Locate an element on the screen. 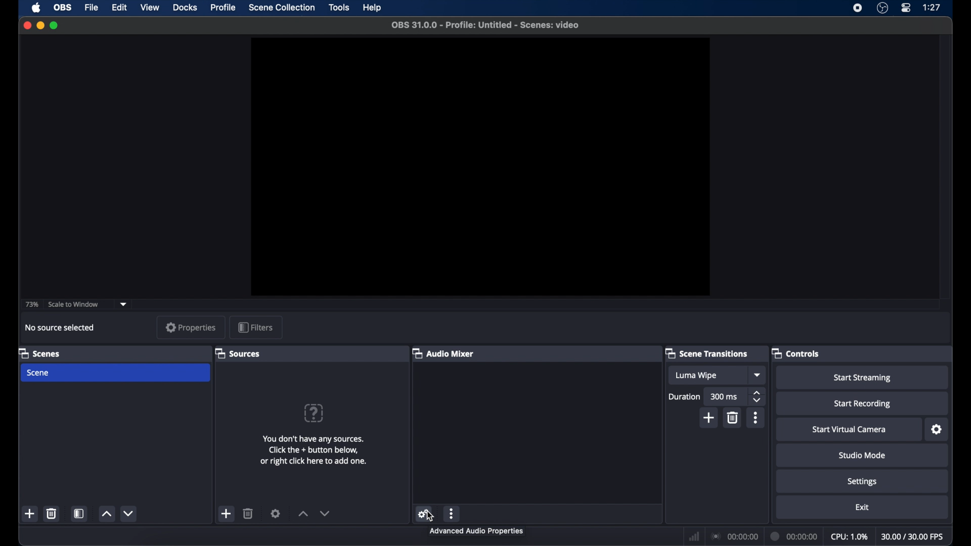 The width and height of the screenshot is (971, 546). obs is located at coordinates (63, 8).